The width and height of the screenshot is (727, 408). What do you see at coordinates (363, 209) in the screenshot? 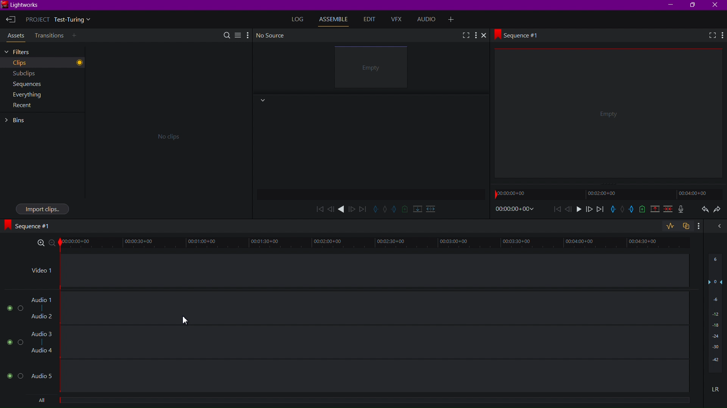
I see `play next` at bounding box center [363, 209].